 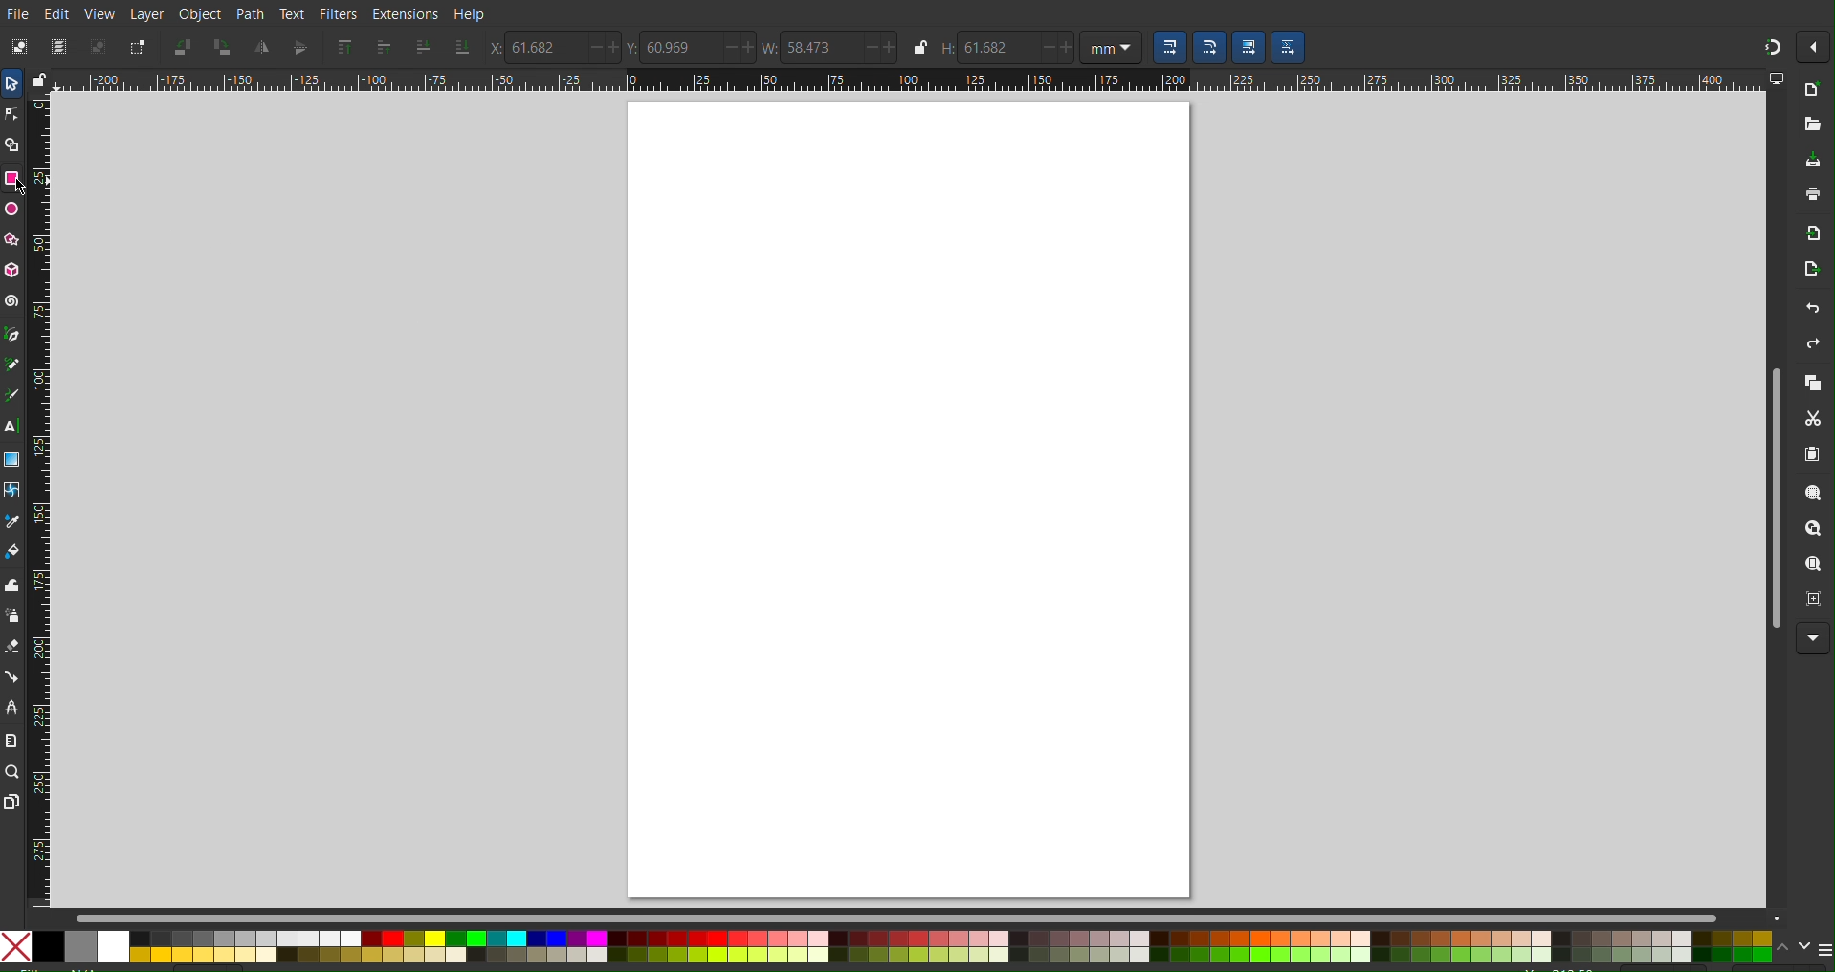 I want to click on Text, so click(x=292, y=14).